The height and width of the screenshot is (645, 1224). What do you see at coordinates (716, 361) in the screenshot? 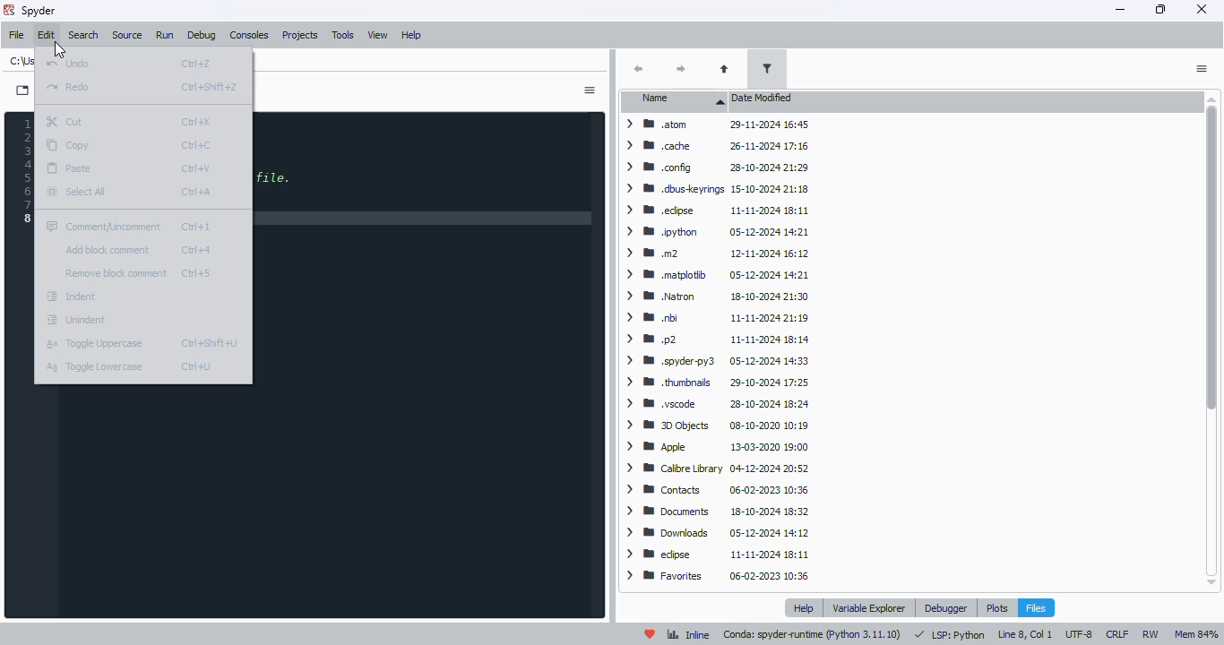
I see `> WM spyderpy3 05-12-2024 14:33` at bounding box center [716, 361].